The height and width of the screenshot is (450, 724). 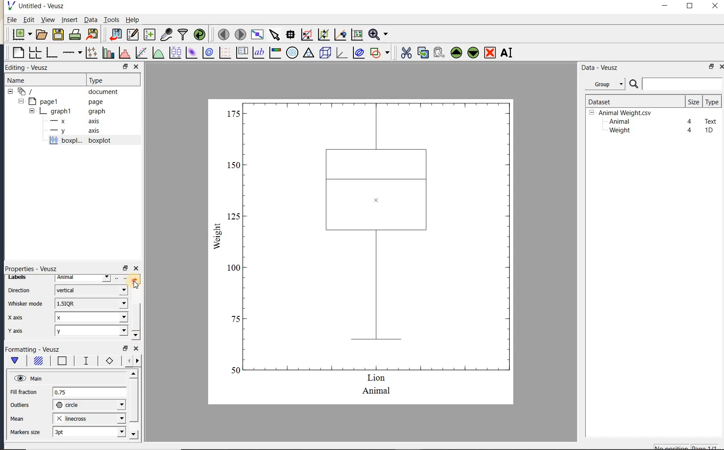 I want to click on markers border, so click(x=108, y=361).